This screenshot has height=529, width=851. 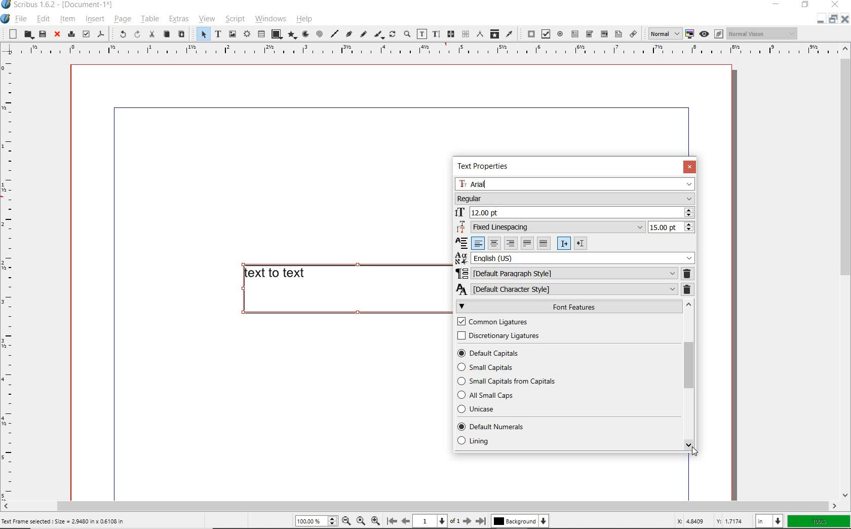 I want to click on preflight verifier, so click(x=86, y=34).